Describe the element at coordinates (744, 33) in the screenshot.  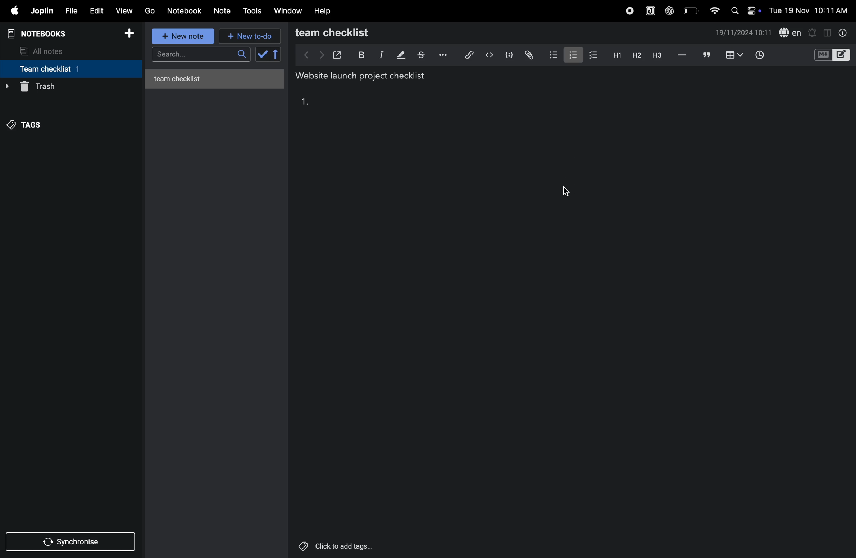
I see `date and time` at that location.